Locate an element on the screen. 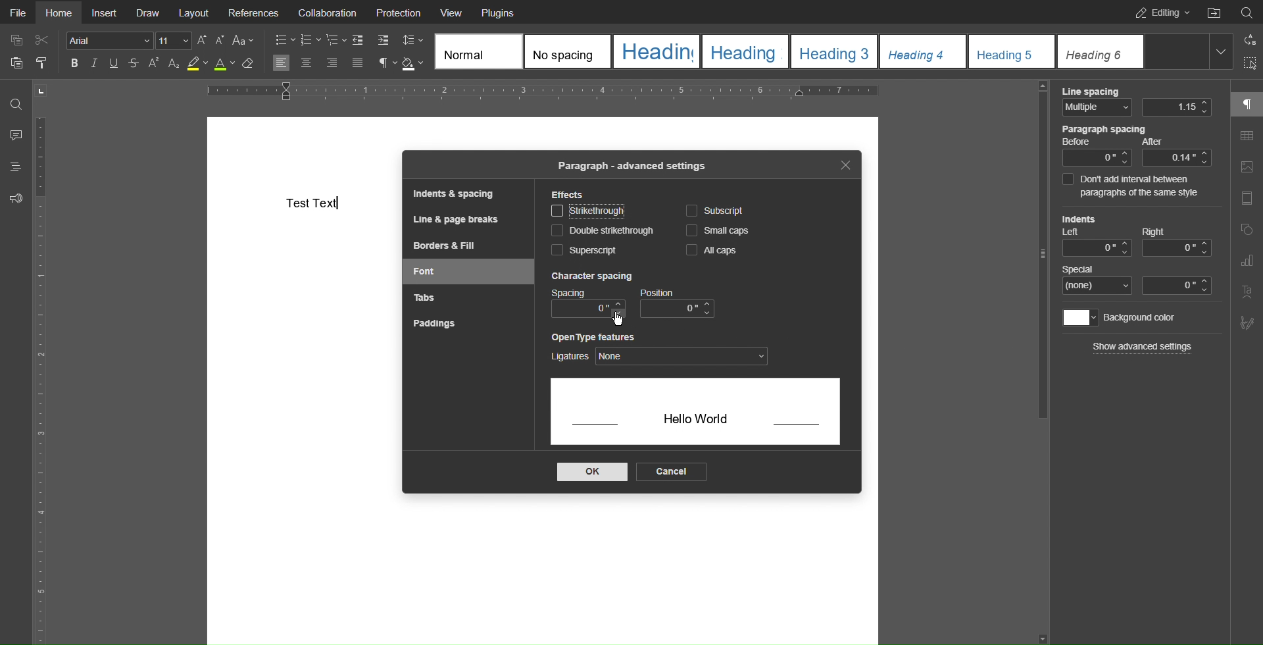  Show advanced settings is located at coordinates (1143, 346).